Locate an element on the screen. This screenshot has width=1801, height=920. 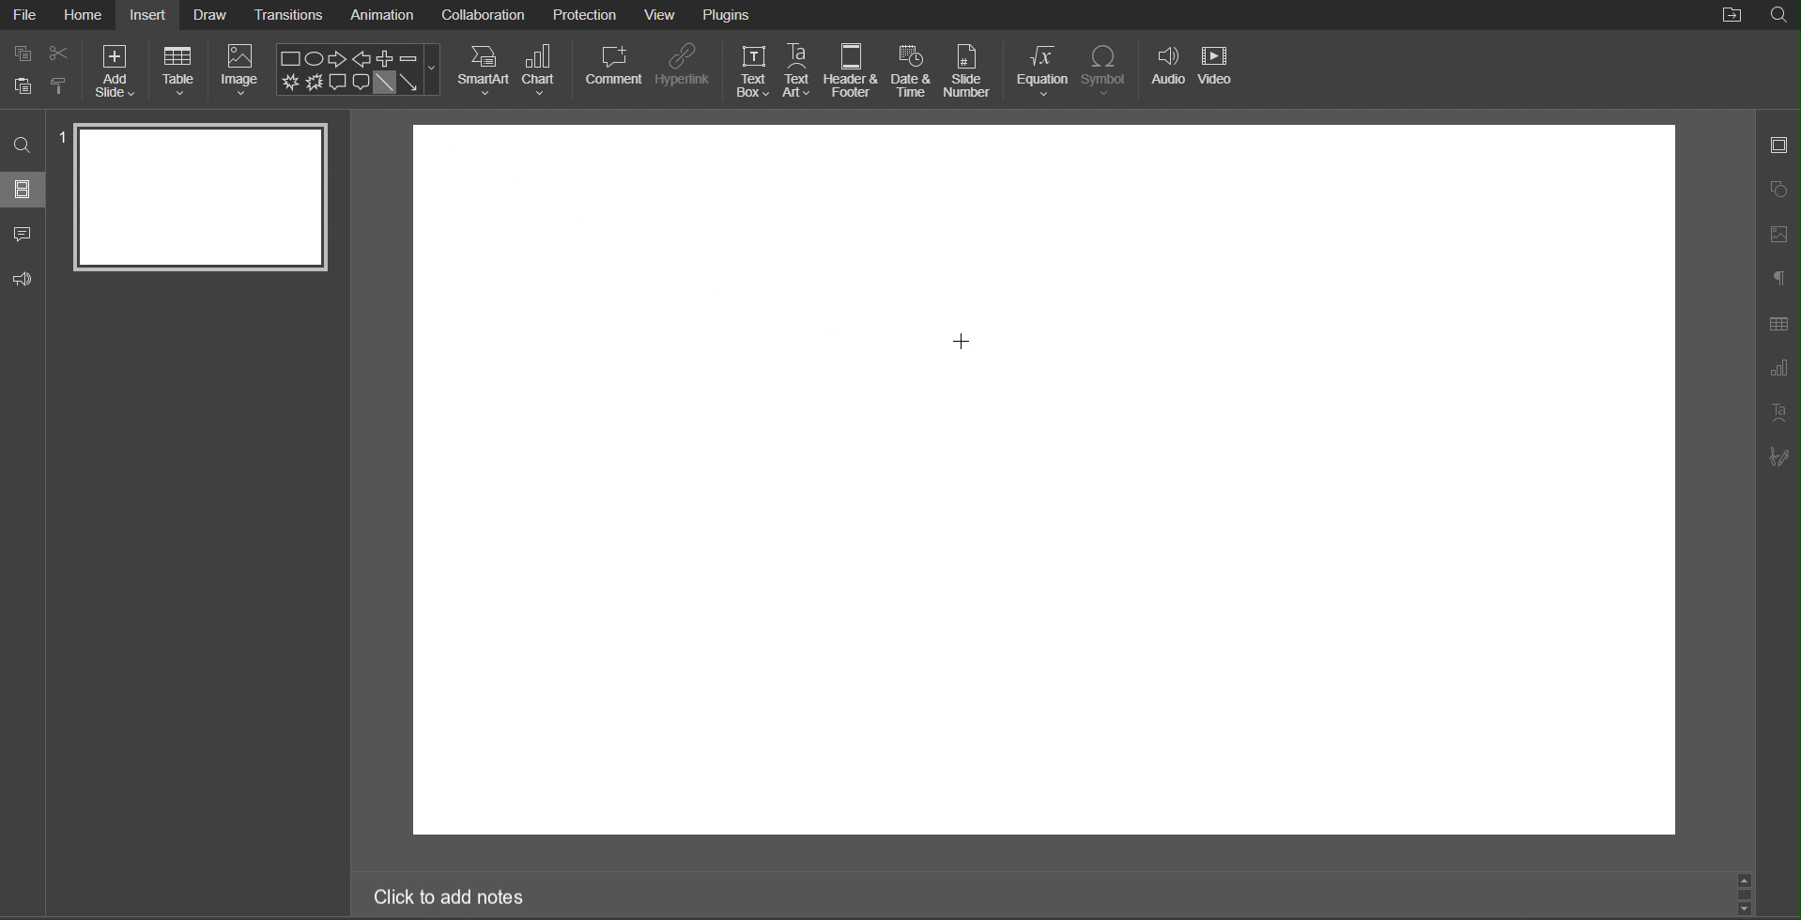
Plugins is located at coordinates (730, 15).